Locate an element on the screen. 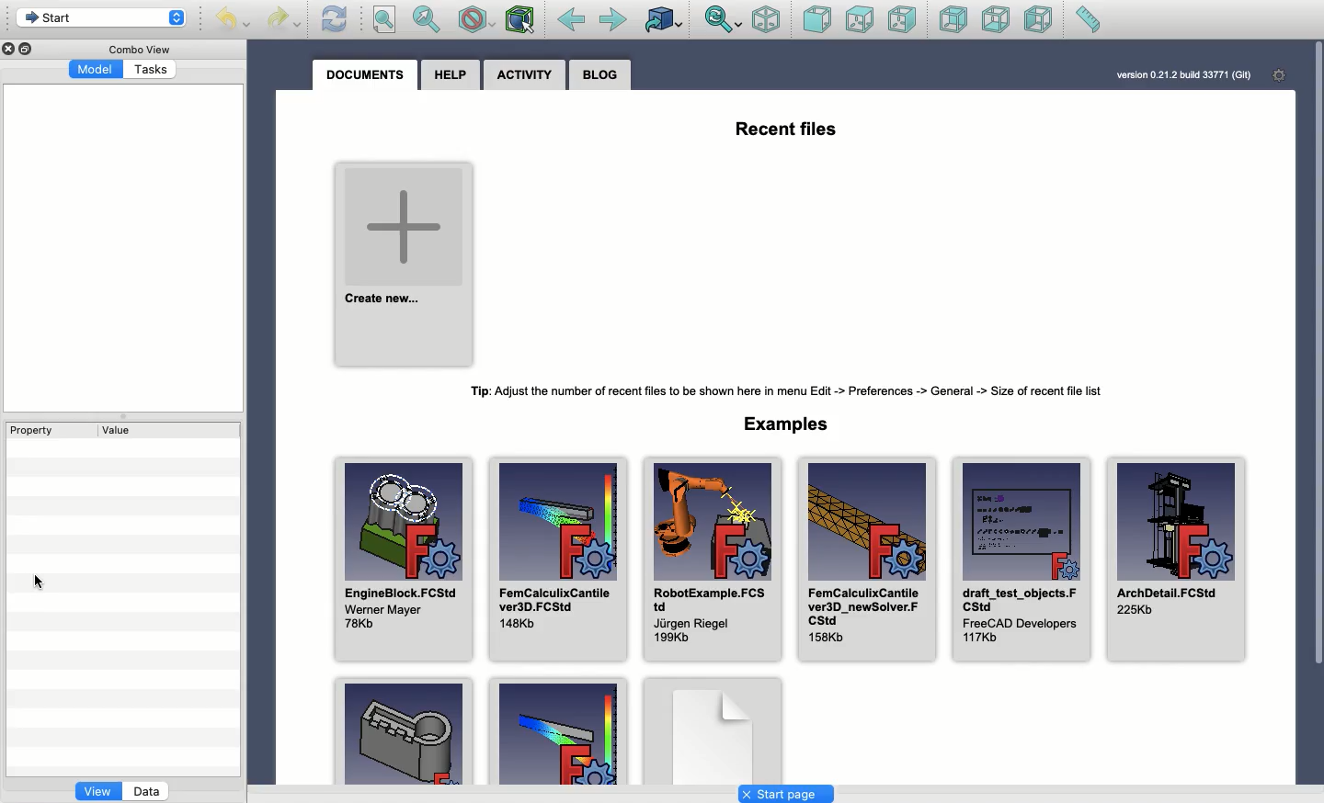 The height and width of the screenshot is (803, 1324). Help is located at coordinates (451, 75).